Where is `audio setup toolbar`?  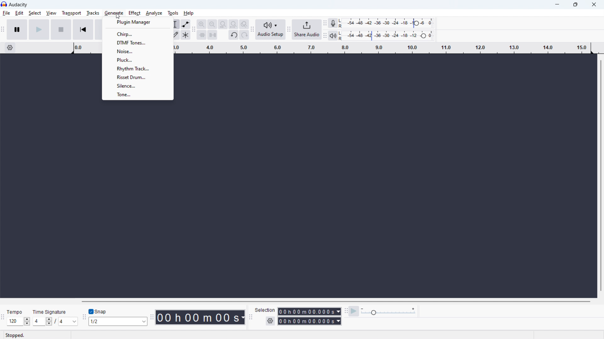
audio setup toolbar is located at coordinates (253, 30).